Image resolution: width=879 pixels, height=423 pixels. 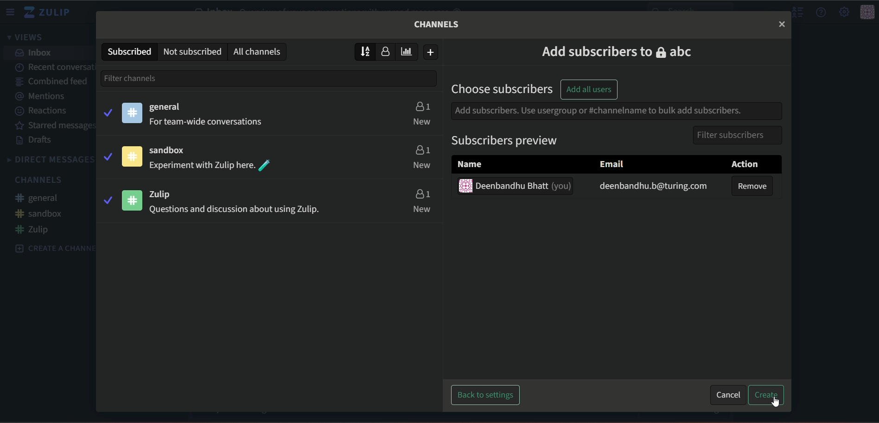 What do you see at coordinates (422, 193) in the screenshot?
I see `users` at bounding box center [422, 193].